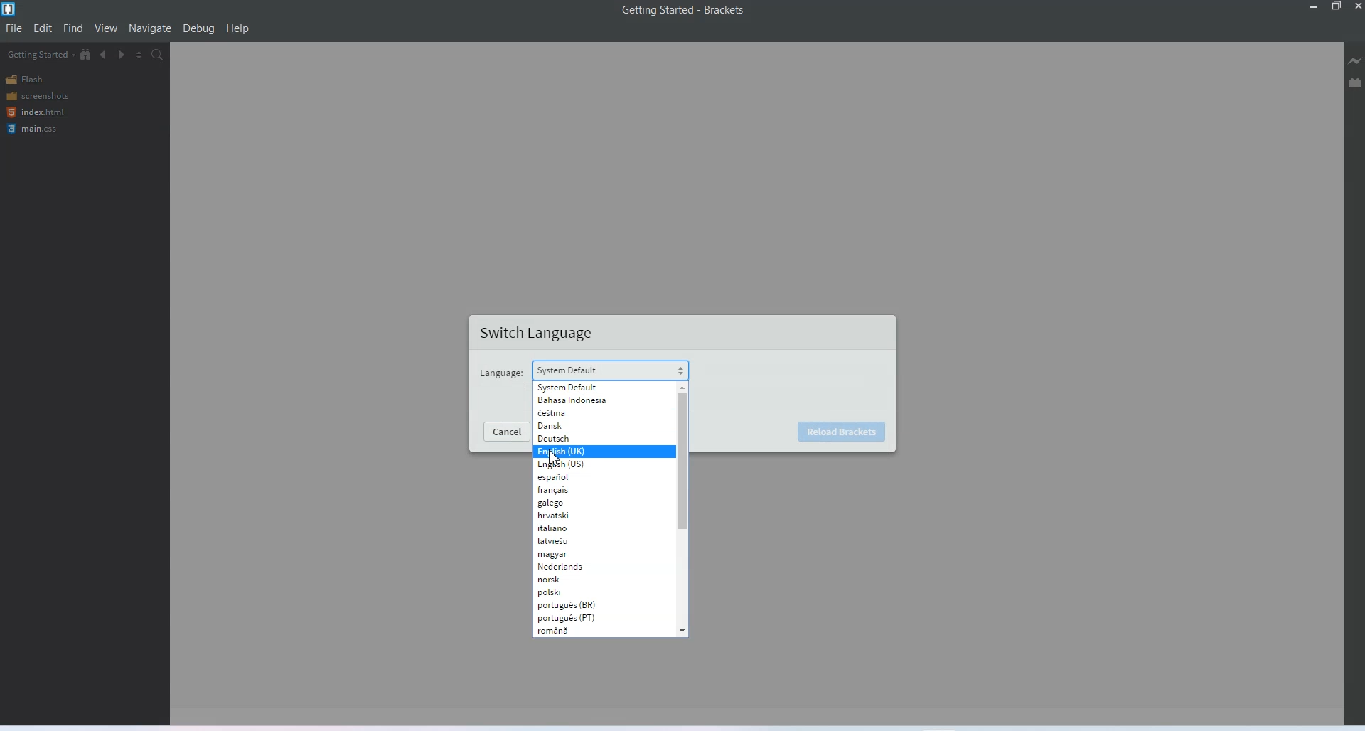  What do you see at coordinates (150, 29) in the screenshot?
I see `Navigate` at bounding box center [150, 29].